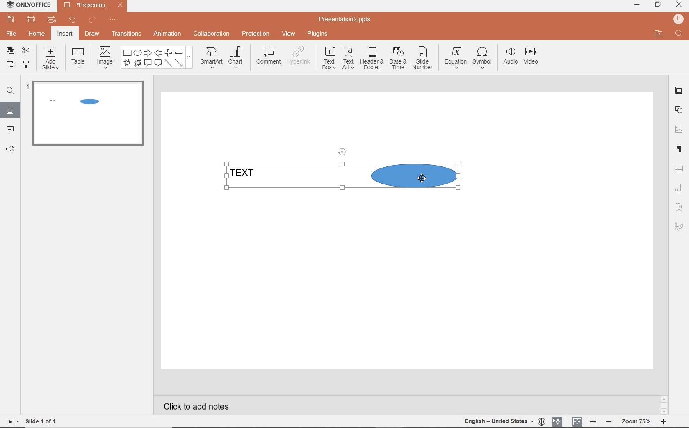  Describe the element at coordinates (679, 91) in the screenshot. I see `SLIDE SETTINGS` at that location.